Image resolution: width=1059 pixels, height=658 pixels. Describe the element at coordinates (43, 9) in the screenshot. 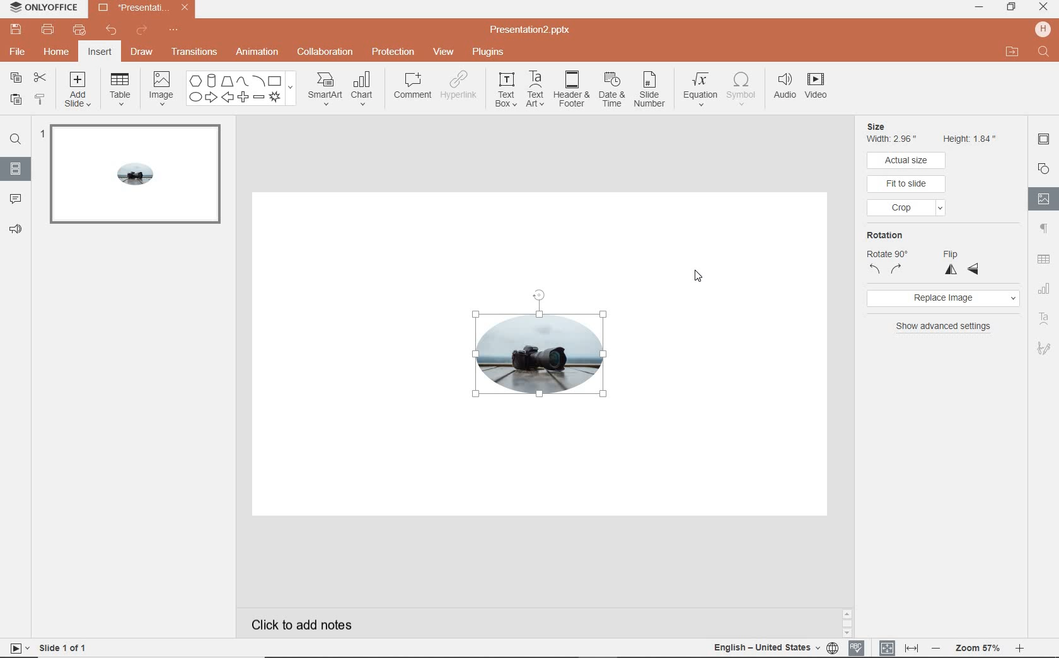

I see `ONLYOFFICE` at that location.